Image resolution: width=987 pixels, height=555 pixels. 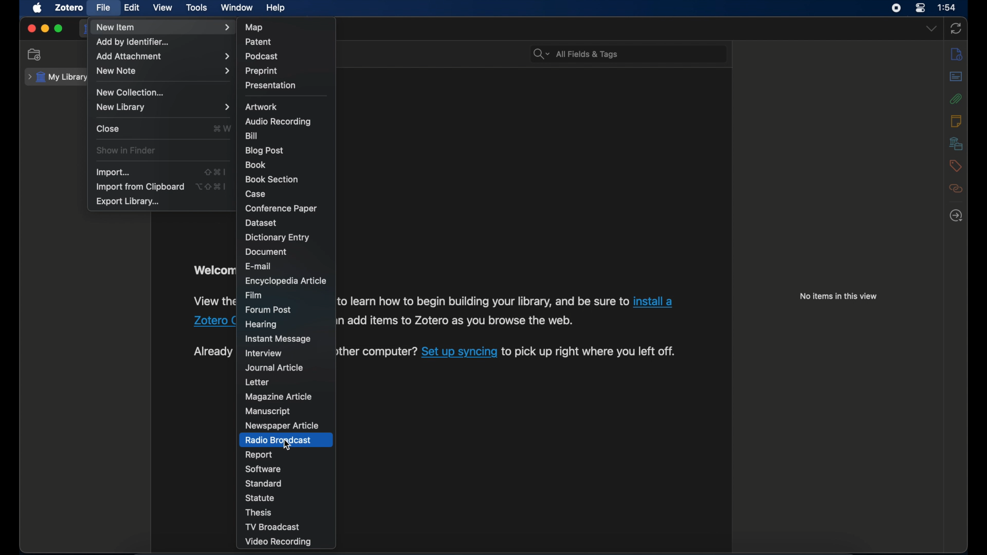 What do you see at coordinates (267, 412) in the screenshot?
I see `manuscript` at bounding box center [267, 412].